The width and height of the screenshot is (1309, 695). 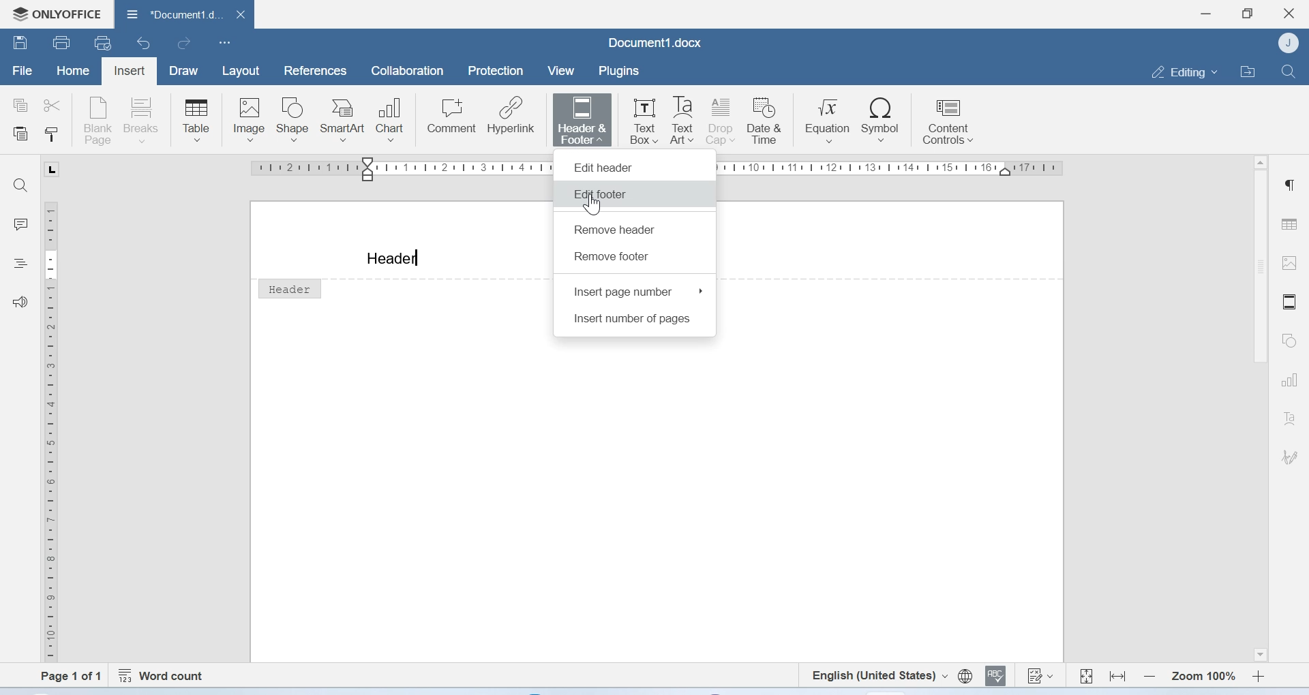 I want to click on Shapes, so click(x=1288, y=341).